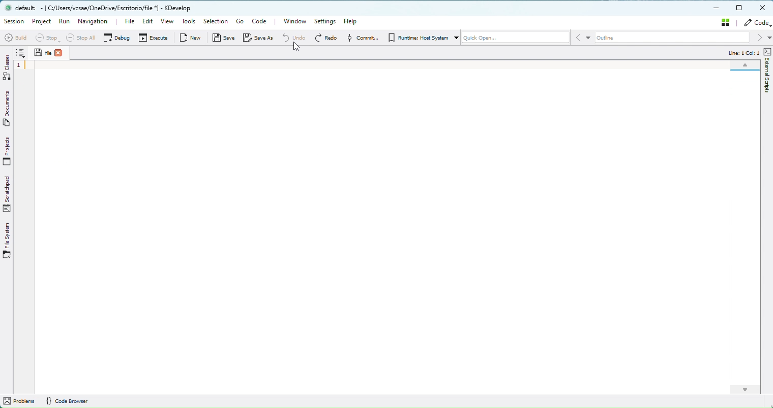  What do you see at coordinates (292, 21) in the screenshot?
I see `Window` at bounding box center [292, 21].